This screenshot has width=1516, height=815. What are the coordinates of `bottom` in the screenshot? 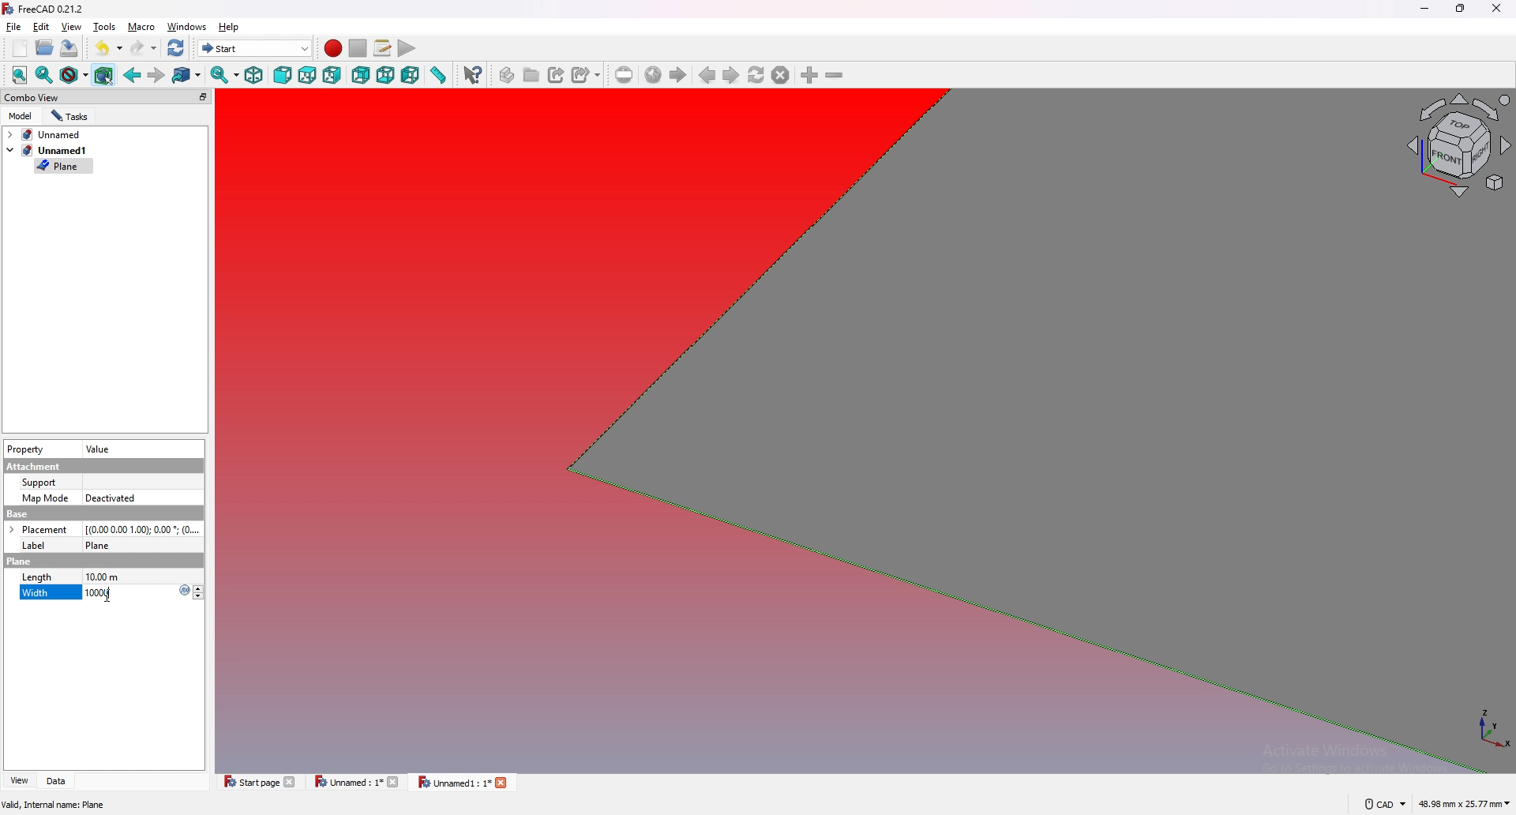 It's located at (385, 76).